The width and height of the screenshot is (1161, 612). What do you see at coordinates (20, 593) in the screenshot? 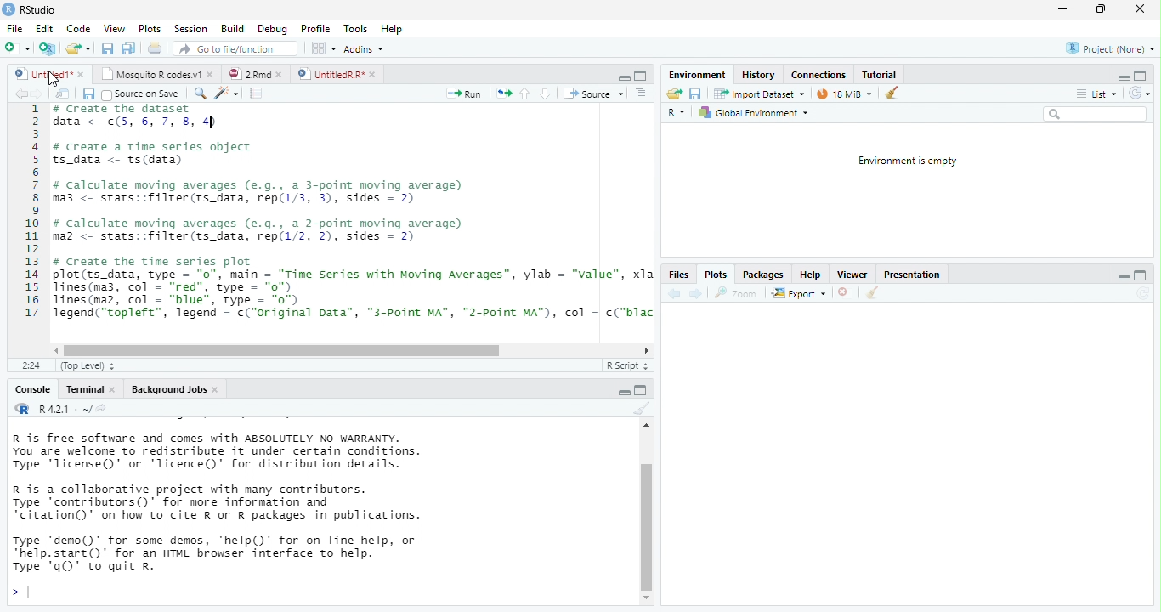
I see `>` at bounding box center [20, 593].